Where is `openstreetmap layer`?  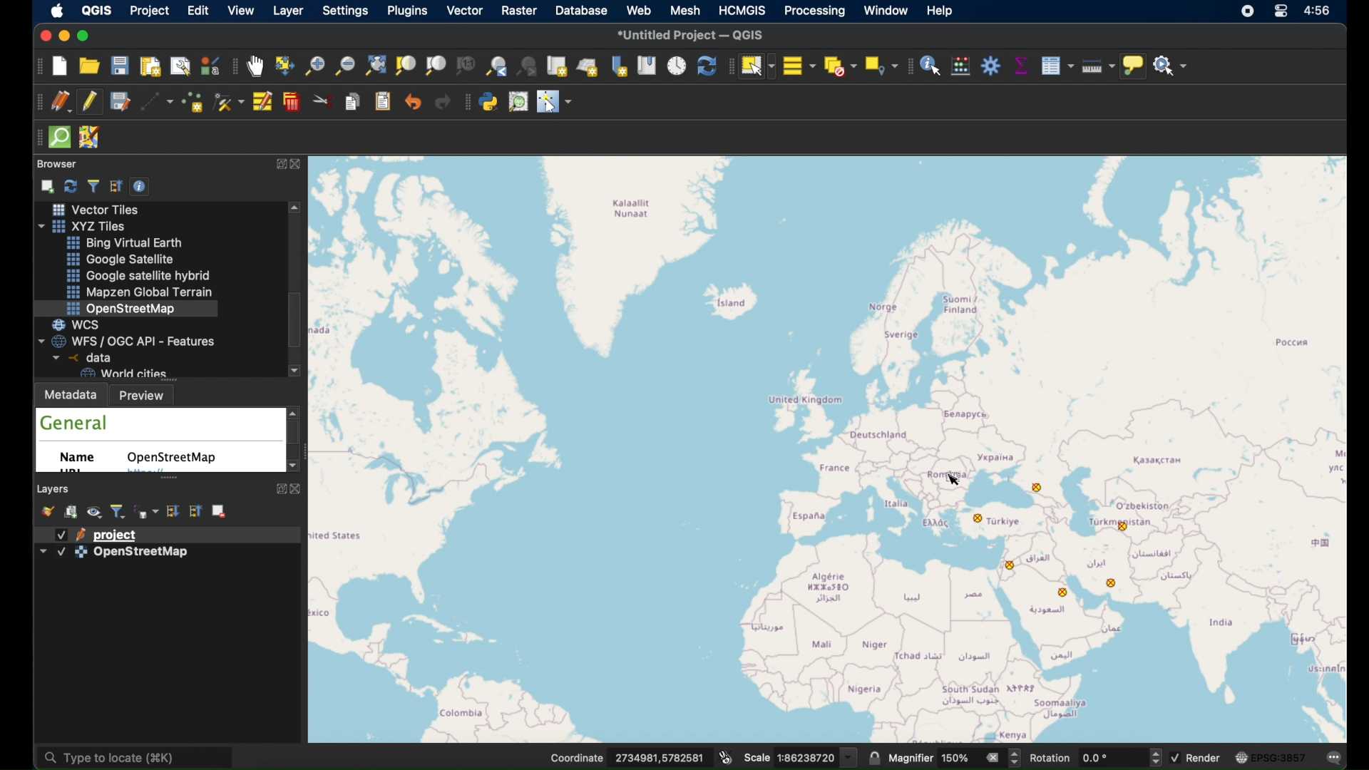
openstreetmap layer is located at coordinates (142, 555).